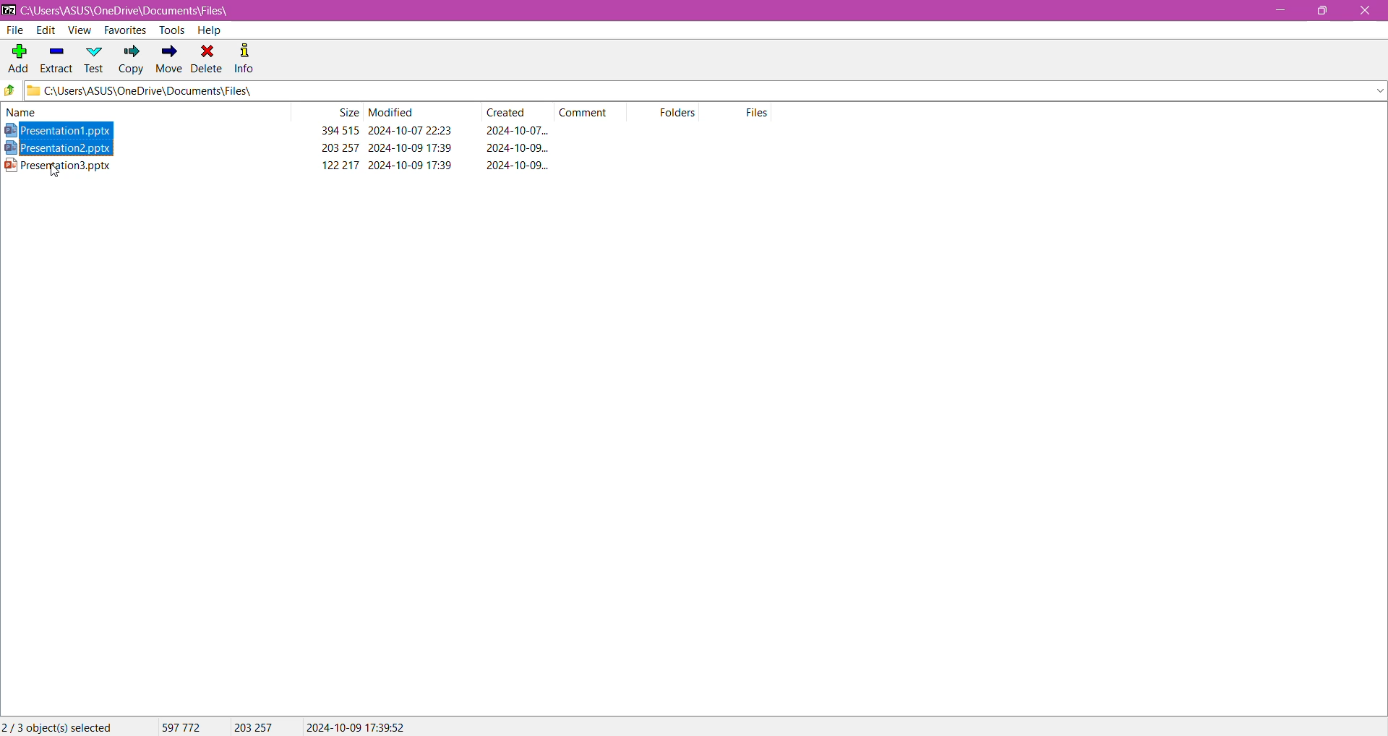 The image size is (1388, 736). Describe the element at coordinates (356, 726) in the screenshot. I see `2024-10-07 17:39:52` at that location.